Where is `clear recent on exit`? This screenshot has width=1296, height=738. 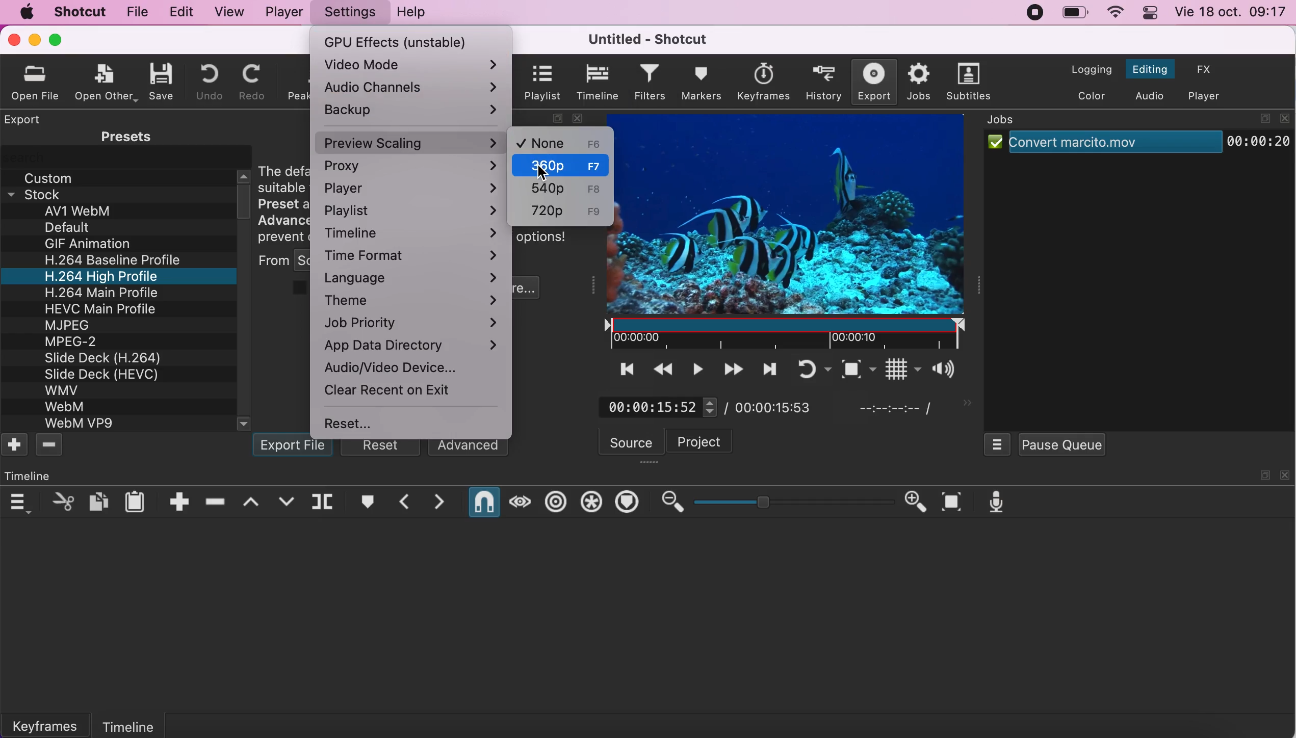 clear recent on exit is located at coordinates (390, 390).